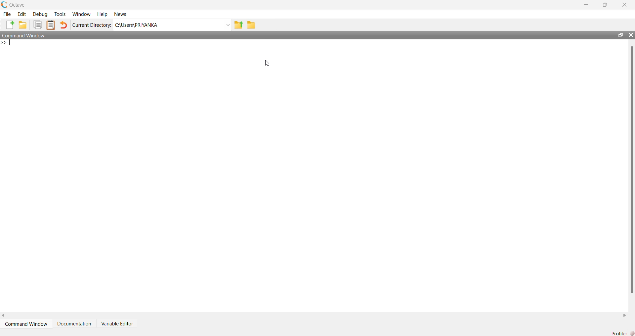 The image size is (635, 336). What do you see at coordinates (314, 315) in the screenshot?
I see `horizontal scroll bar` at bounding box center [314, 315].